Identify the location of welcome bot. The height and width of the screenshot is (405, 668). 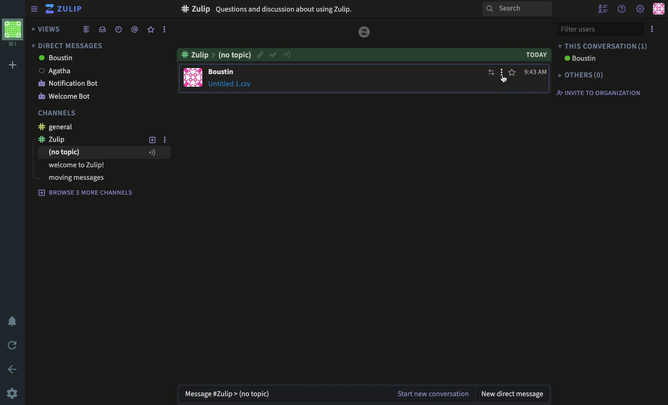
(66, 96).